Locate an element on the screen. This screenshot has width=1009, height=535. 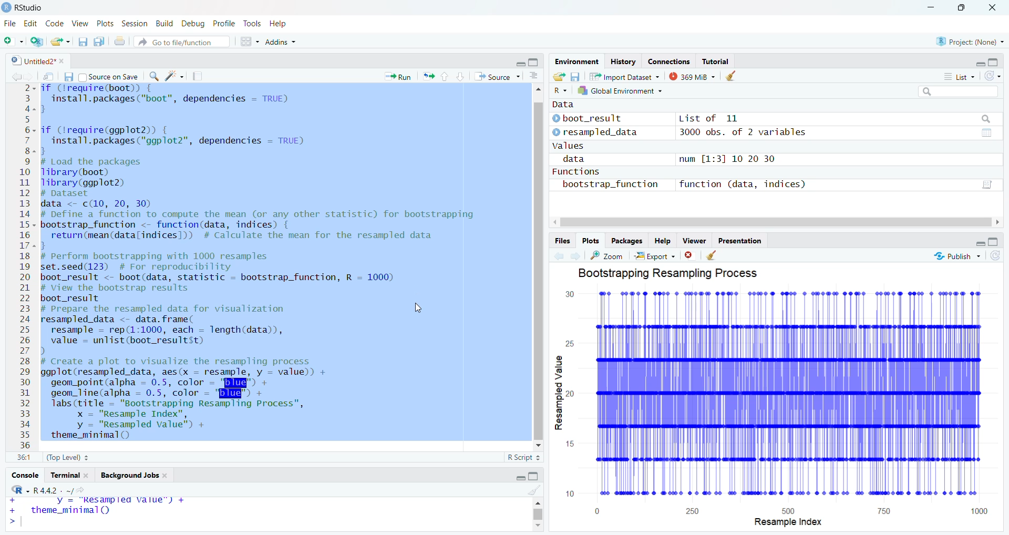
Debug is located at coordinates (191, 23).